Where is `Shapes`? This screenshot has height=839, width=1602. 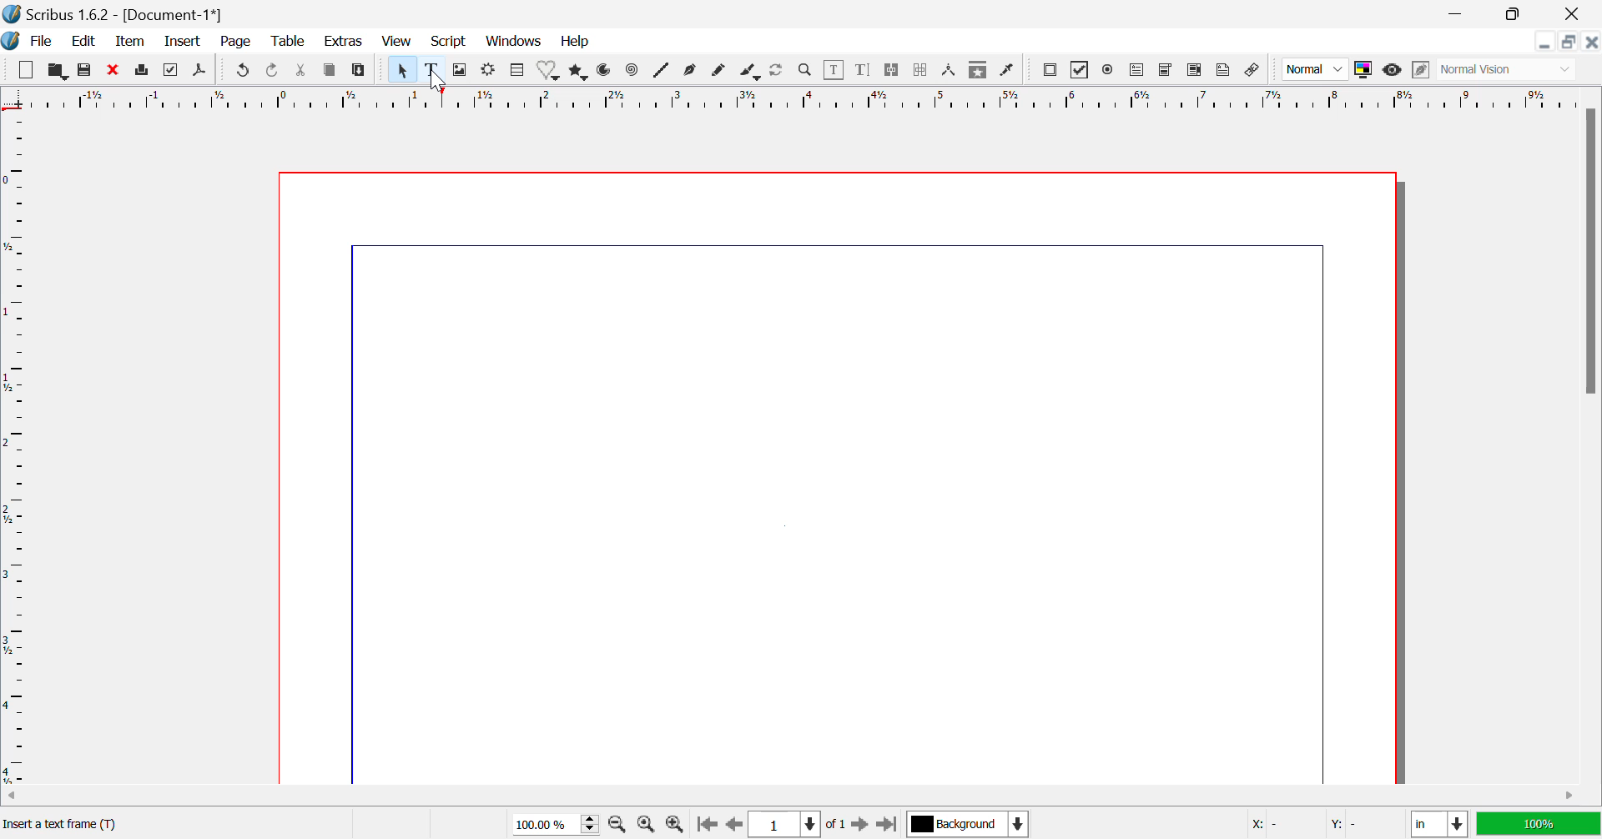
Shapes is located at coordinates (551, 73).